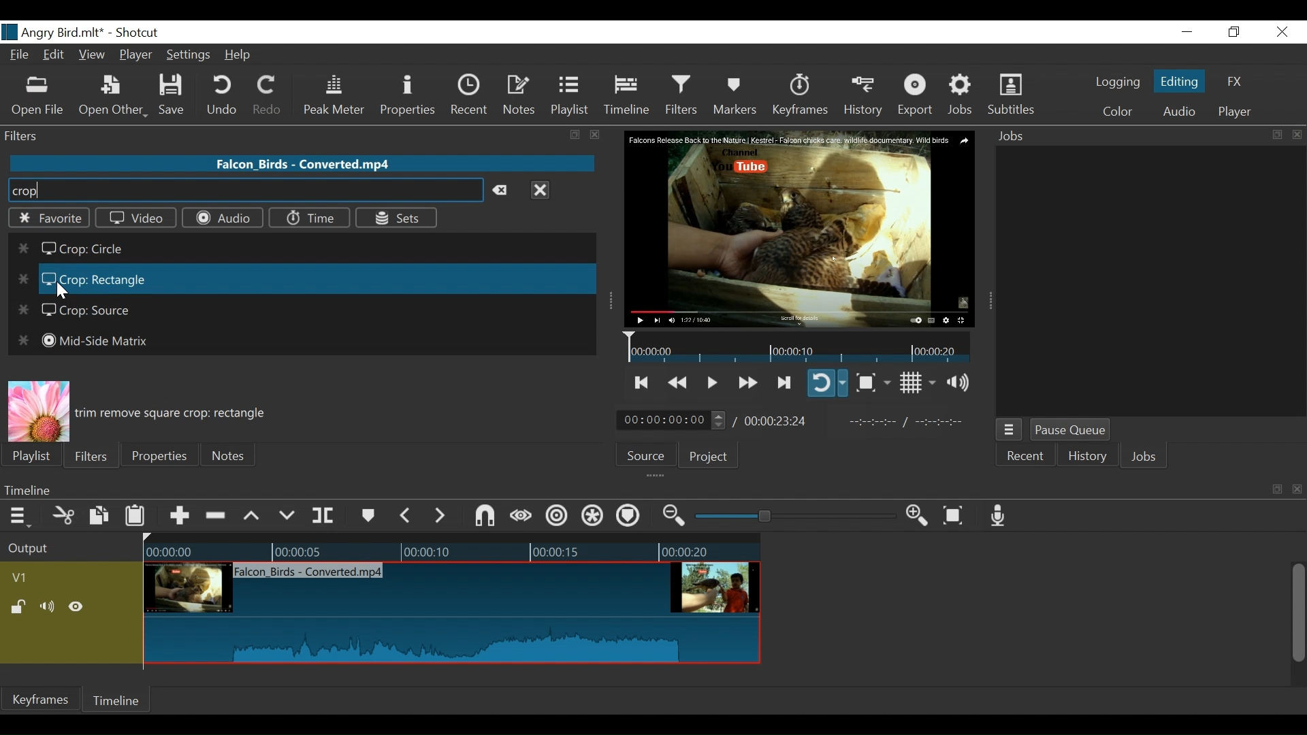 The height and width of the screenshot is (735, 1307). I want to click on Snap , so click(485, 517).